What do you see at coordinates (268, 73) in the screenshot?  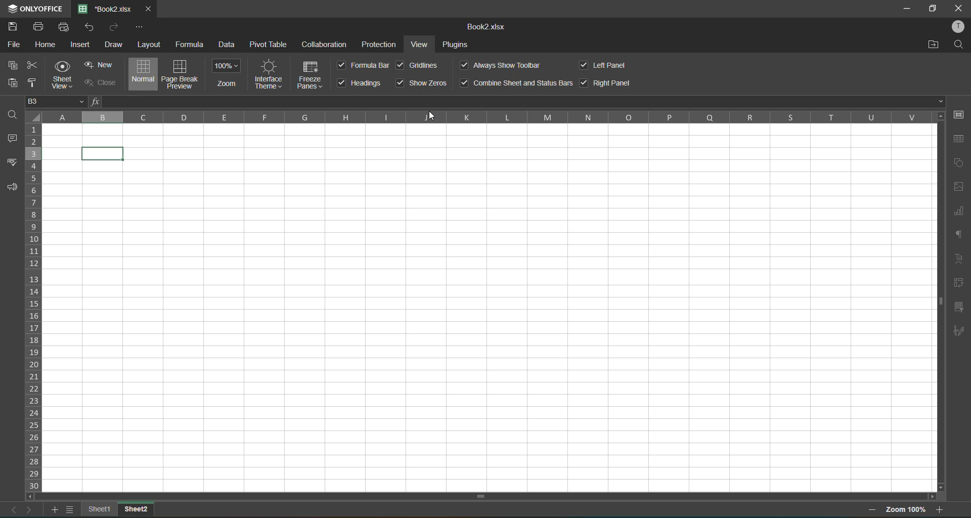 I see `interface theme` at bounding box center [268, 73].